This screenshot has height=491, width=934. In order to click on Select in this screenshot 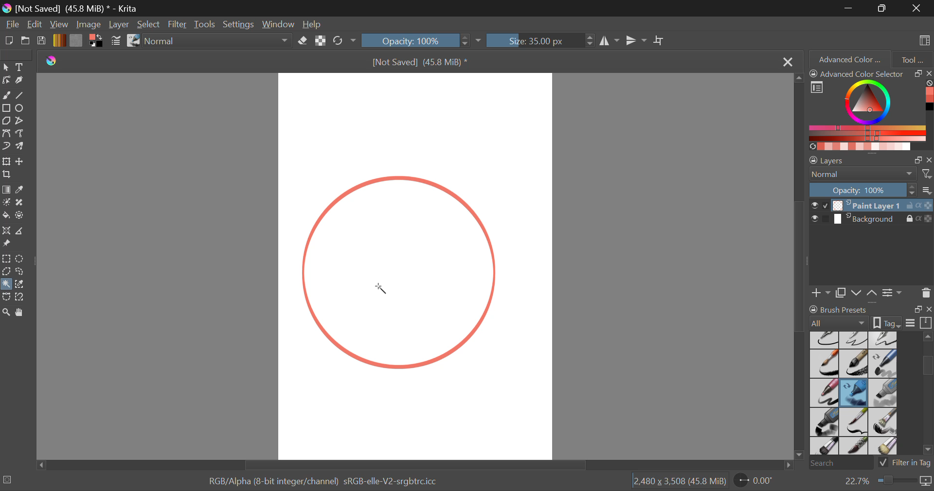, I will do `click(149, 25)`.